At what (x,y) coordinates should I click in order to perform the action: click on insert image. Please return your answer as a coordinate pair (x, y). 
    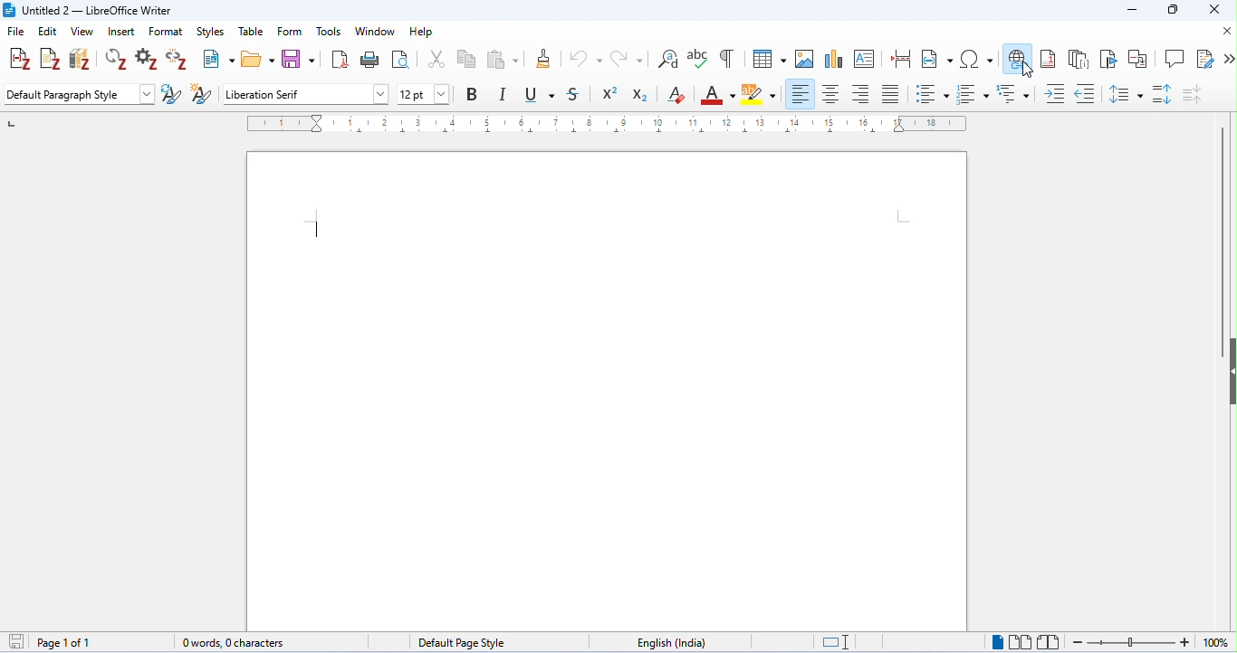
    Looking at the image, I should click on (806, 58).